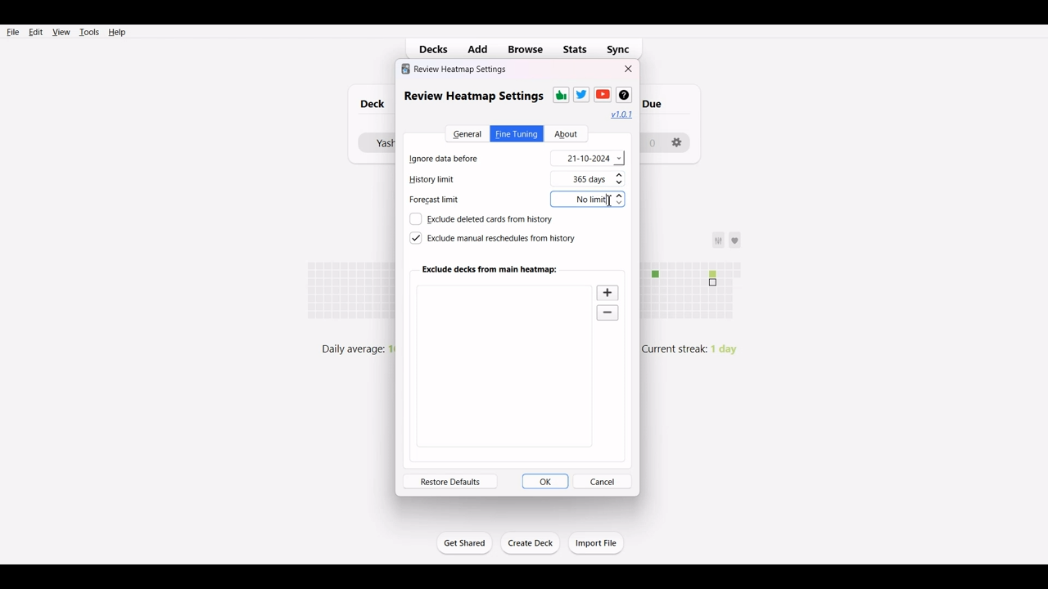  Describe the element at coordinates (609, 314) in the screenshot. I see `Zoom out` at that location.